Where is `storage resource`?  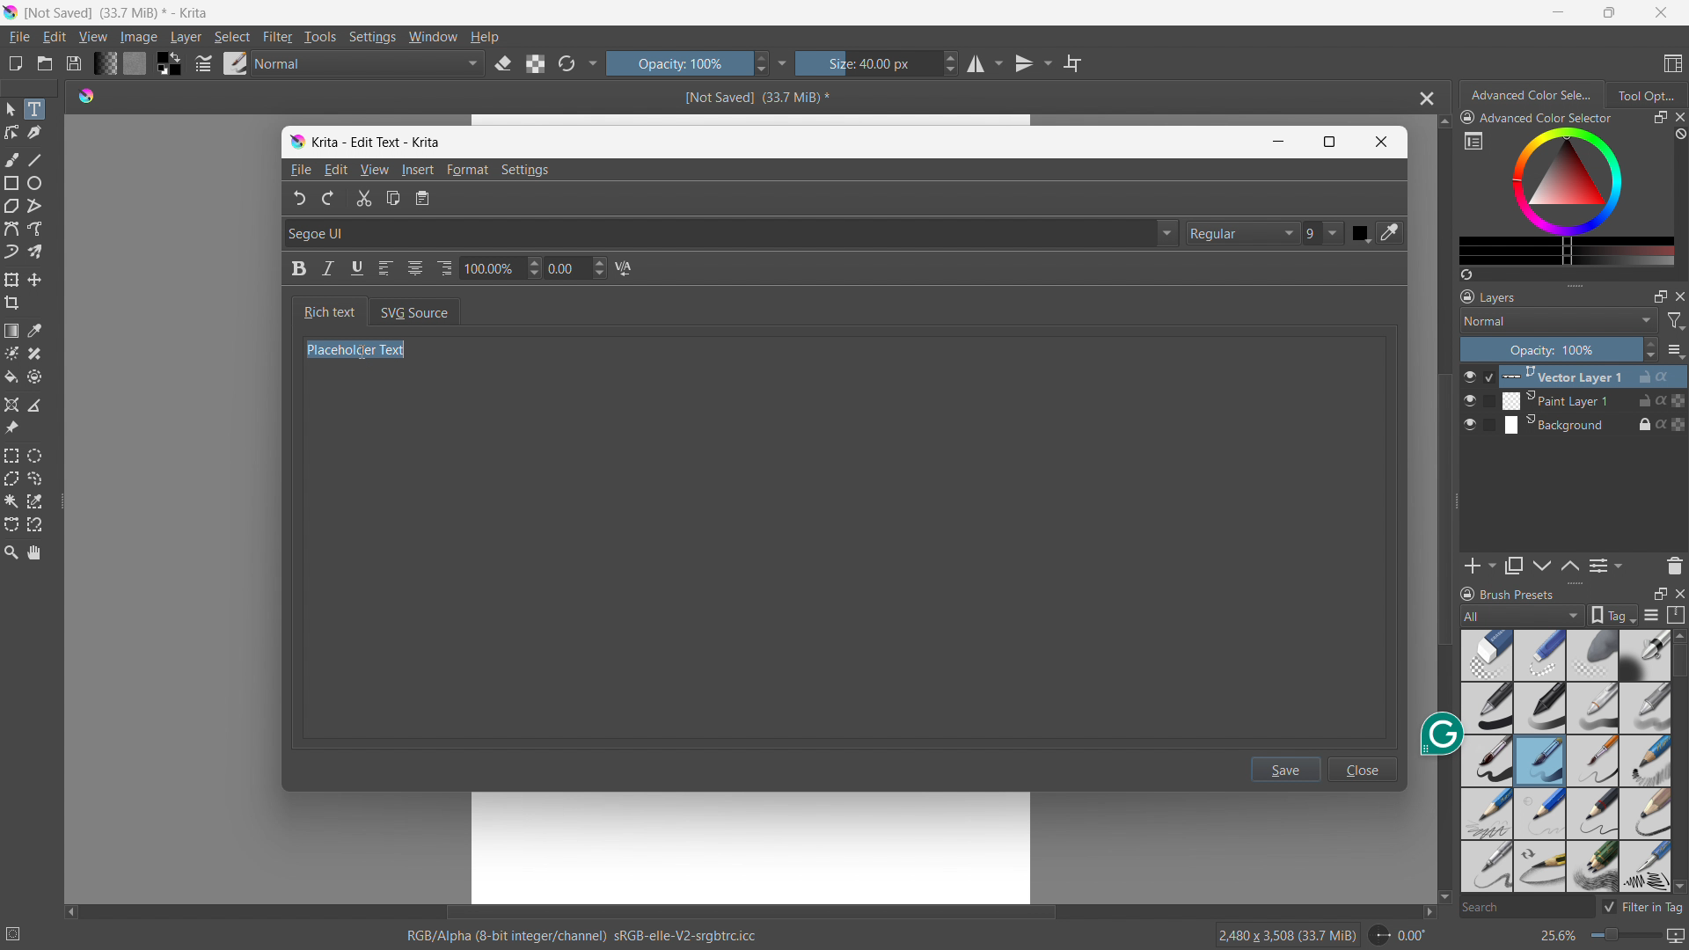 storage resource is located at coordinates (1677, 615).